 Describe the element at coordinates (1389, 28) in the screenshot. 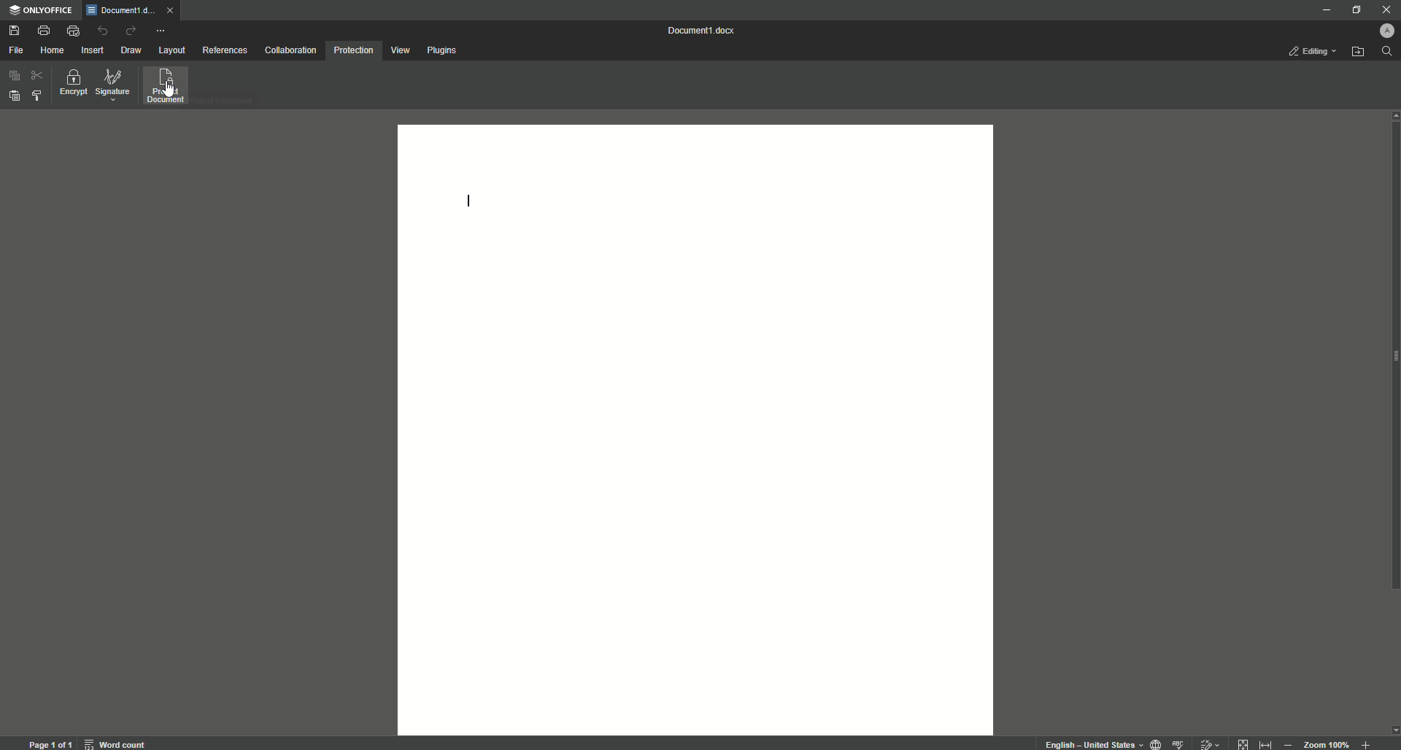

I see `Profile` at that location.